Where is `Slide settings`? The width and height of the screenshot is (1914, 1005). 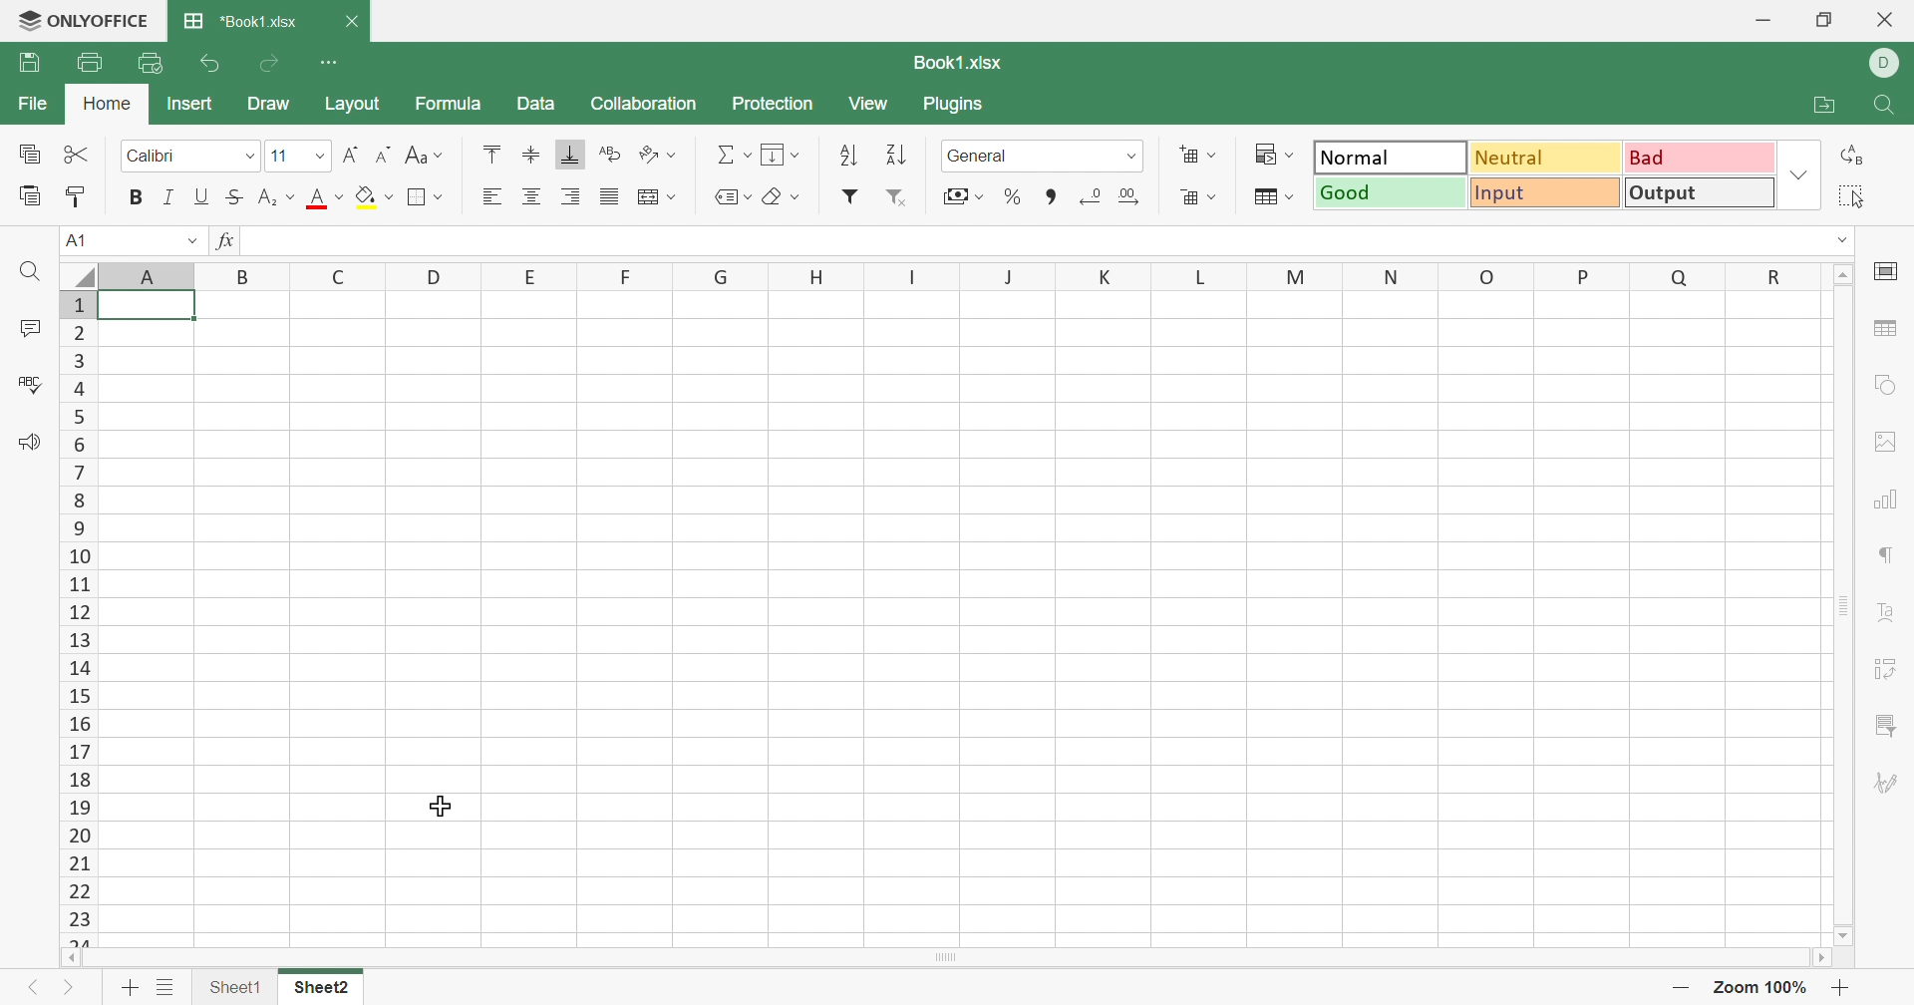
Slide settings is located at coordinates (1888, 269).